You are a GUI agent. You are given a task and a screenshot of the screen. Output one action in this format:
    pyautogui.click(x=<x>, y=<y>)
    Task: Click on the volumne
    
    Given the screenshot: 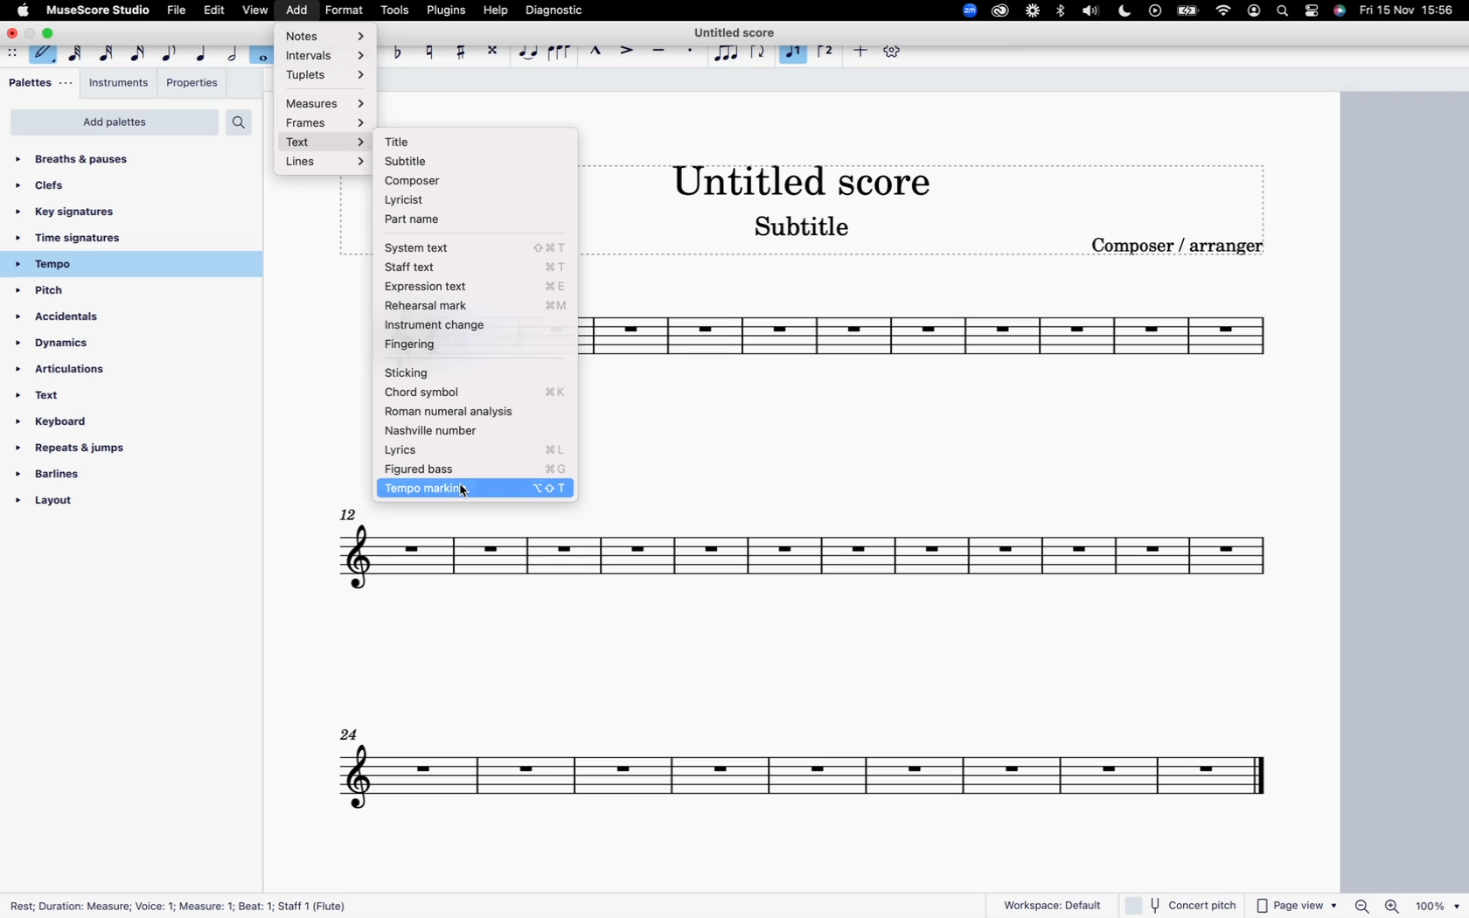 What is the action you would take?
    pyautogui.click(x=1093, y=11)
    